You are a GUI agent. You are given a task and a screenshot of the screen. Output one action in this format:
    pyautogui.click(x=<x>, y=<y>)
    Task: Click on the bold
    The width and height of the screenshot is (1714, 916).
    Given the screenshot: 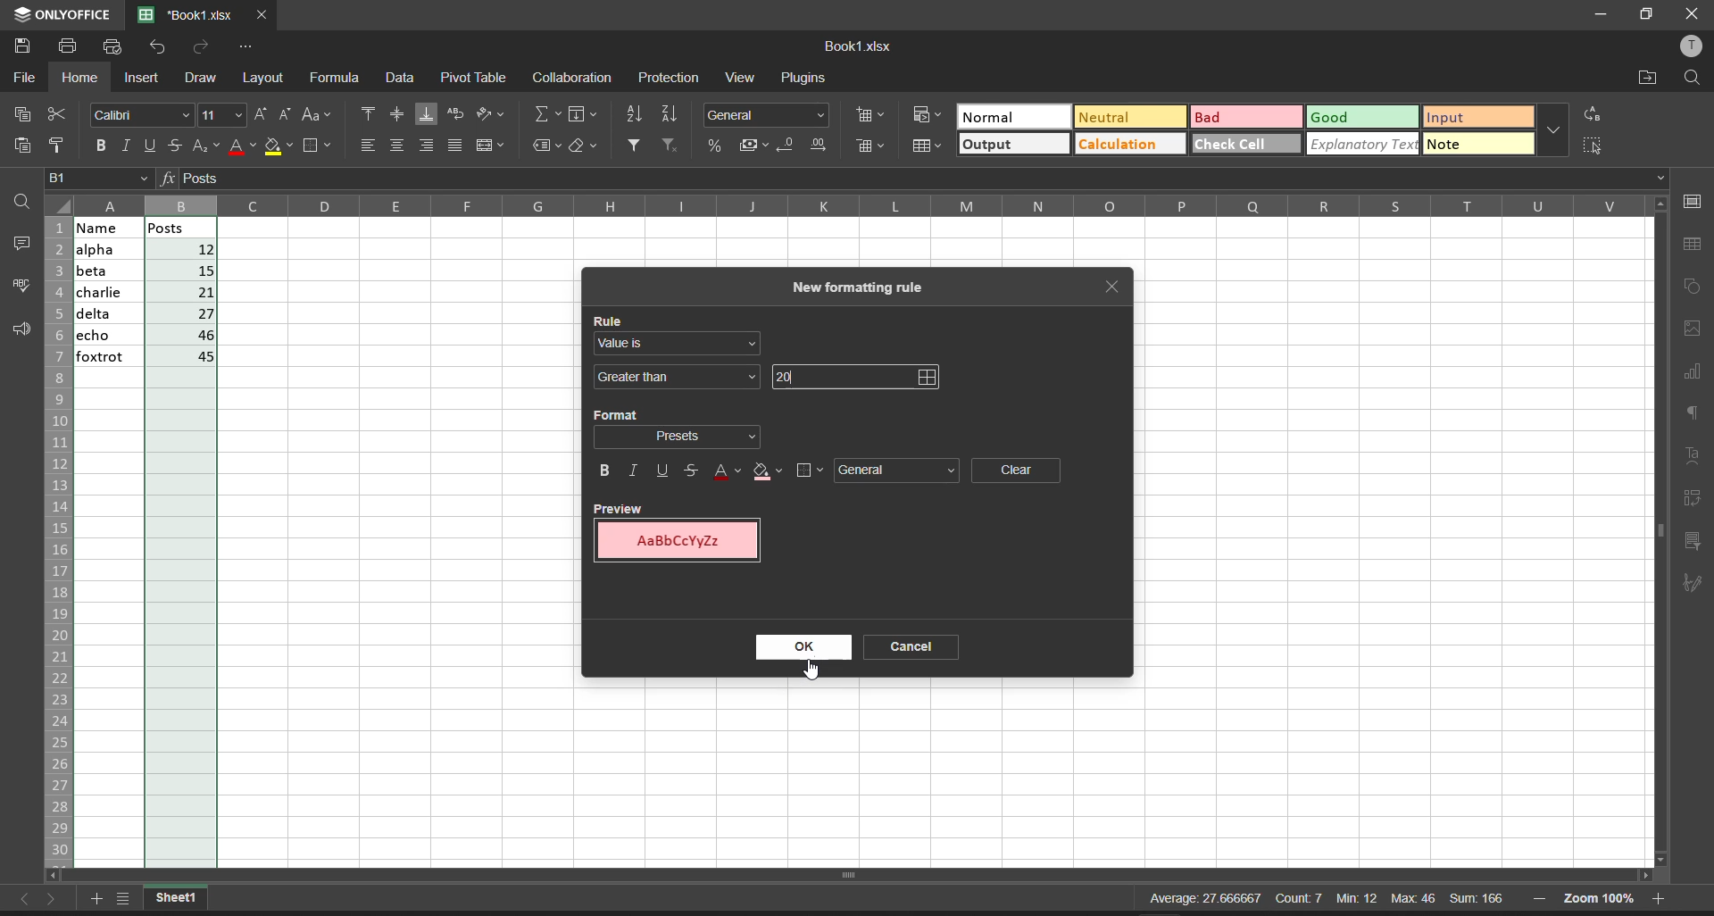 What is the action you would take?
    pyautogui.click(x=96, y=148)
    